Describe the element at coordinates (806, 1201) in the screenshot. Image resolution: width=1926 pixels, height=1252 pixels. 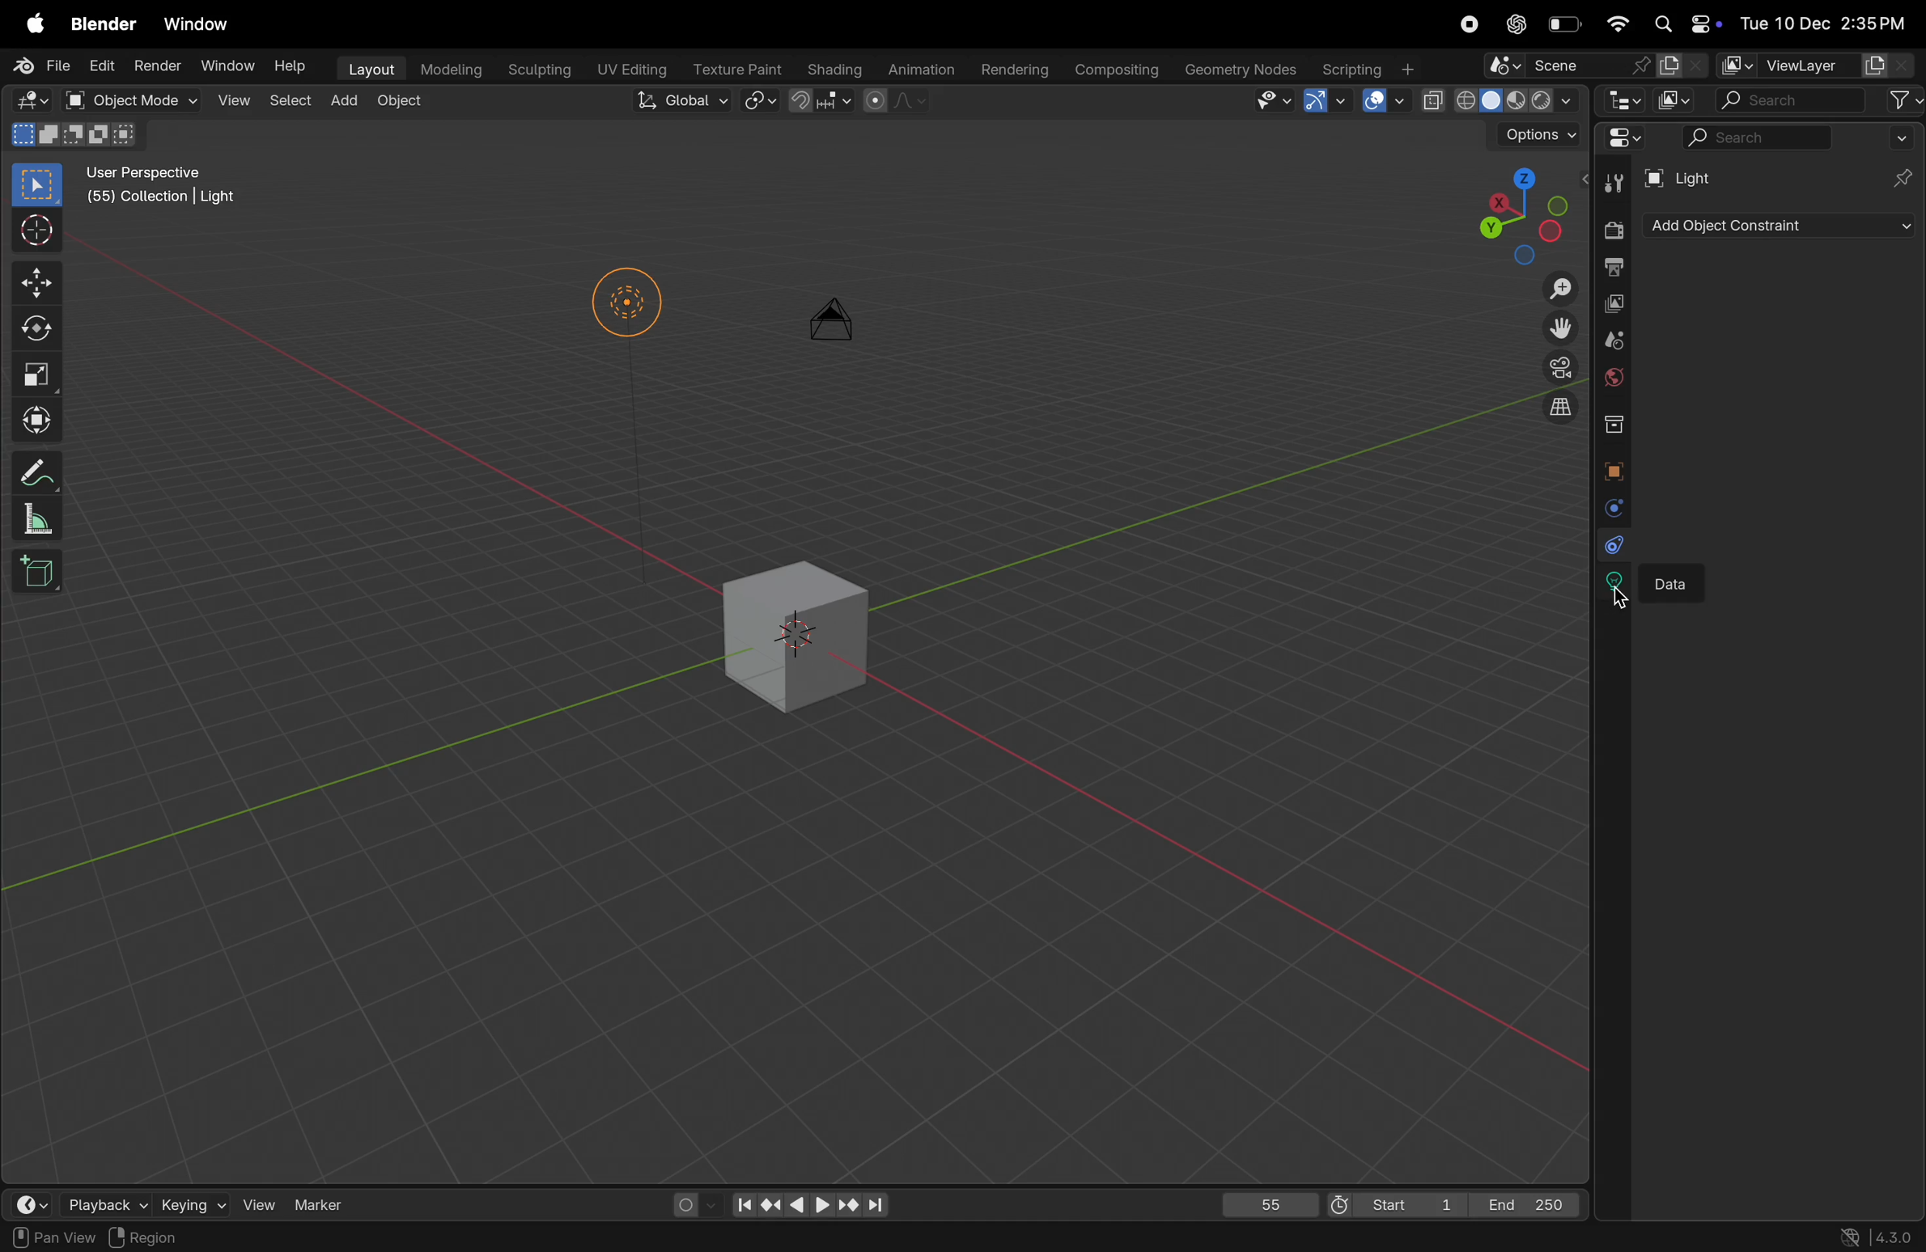
I see `playback contorls` at that location.